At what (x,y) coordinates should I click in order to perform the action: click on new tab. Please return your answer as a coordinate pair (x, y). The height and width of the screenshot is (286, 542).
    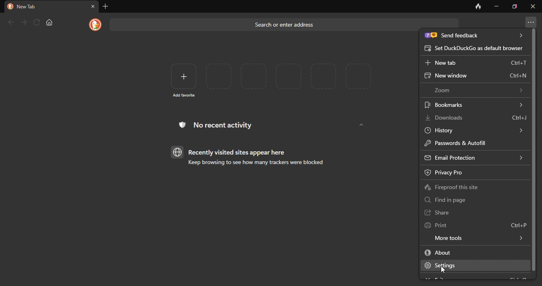
    Looking at the image, I should click on (475, 63).